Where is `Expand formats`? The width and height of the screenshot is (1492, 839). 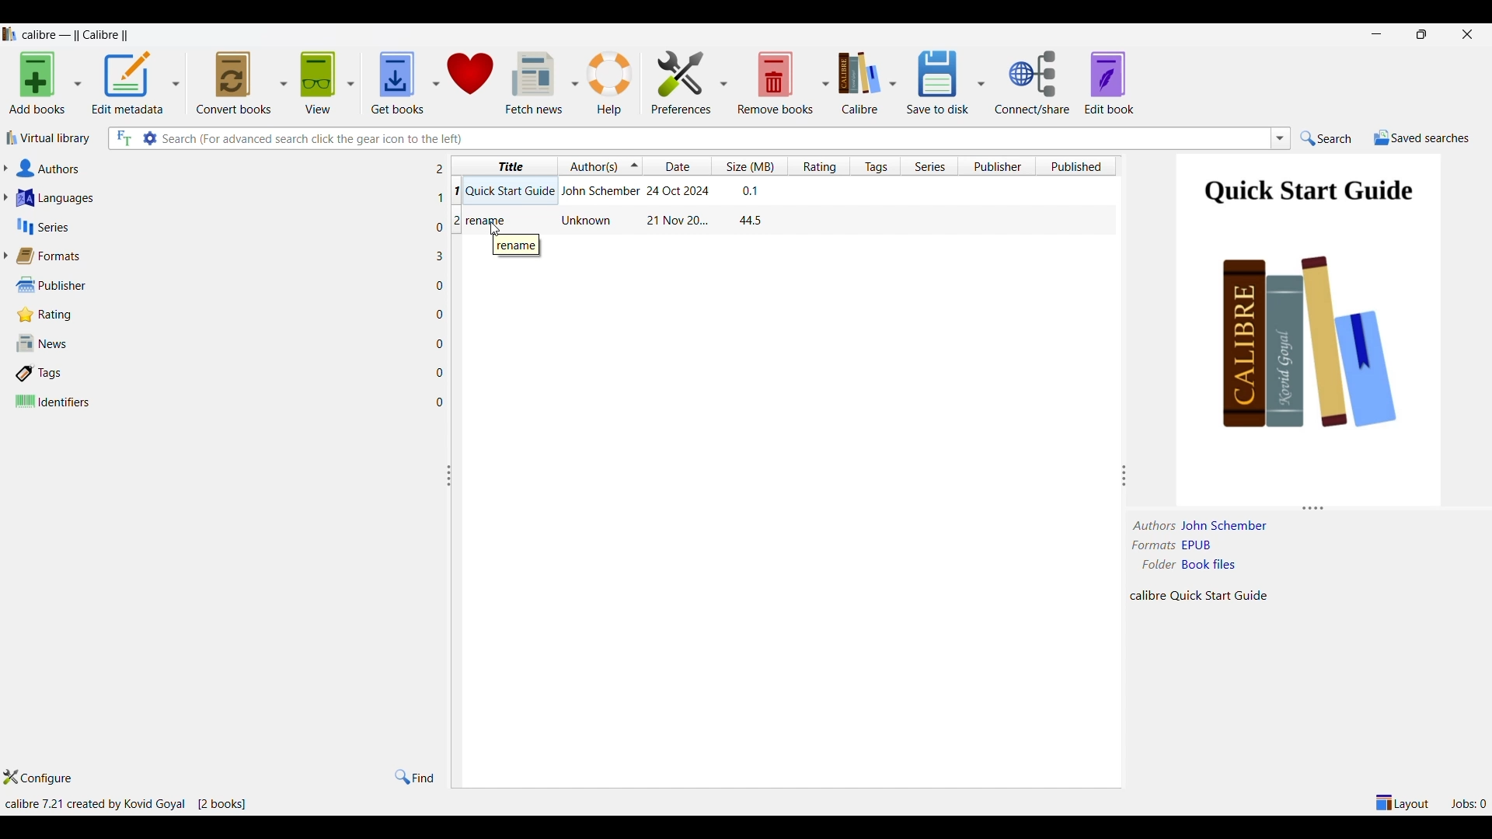 Expand formats is located at coordinates (5, 255).